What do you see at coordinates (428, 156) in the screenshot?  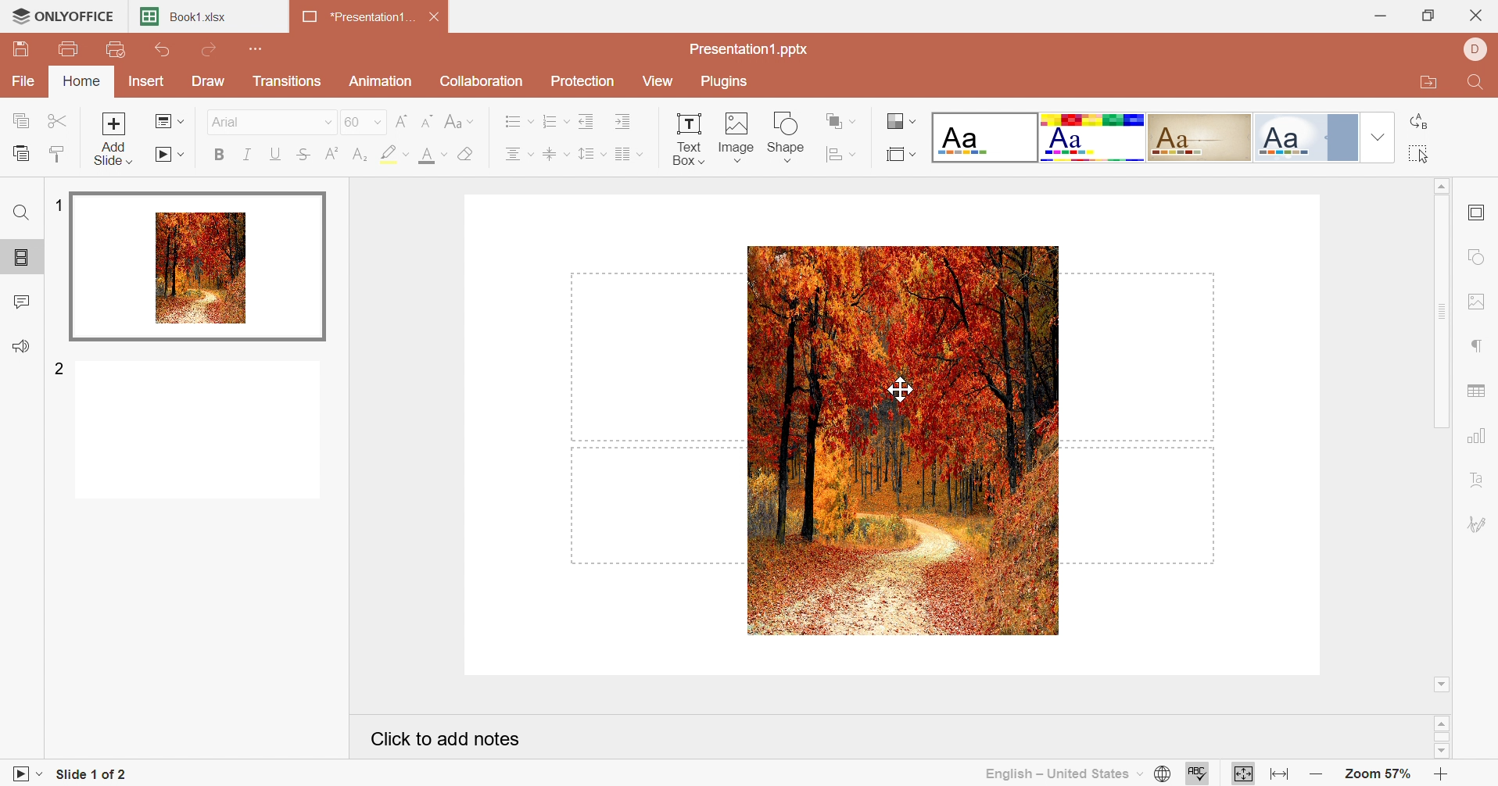 I see `Font color` at bounding box center [428, 156].